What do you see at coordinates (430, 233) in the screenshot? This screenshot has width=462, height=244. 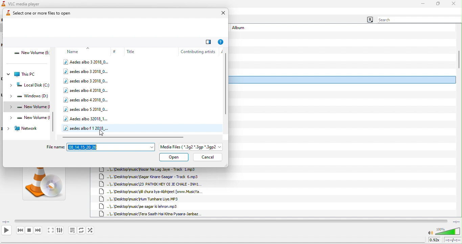 I see `mute/unmute` at bounding box center [430, 233].